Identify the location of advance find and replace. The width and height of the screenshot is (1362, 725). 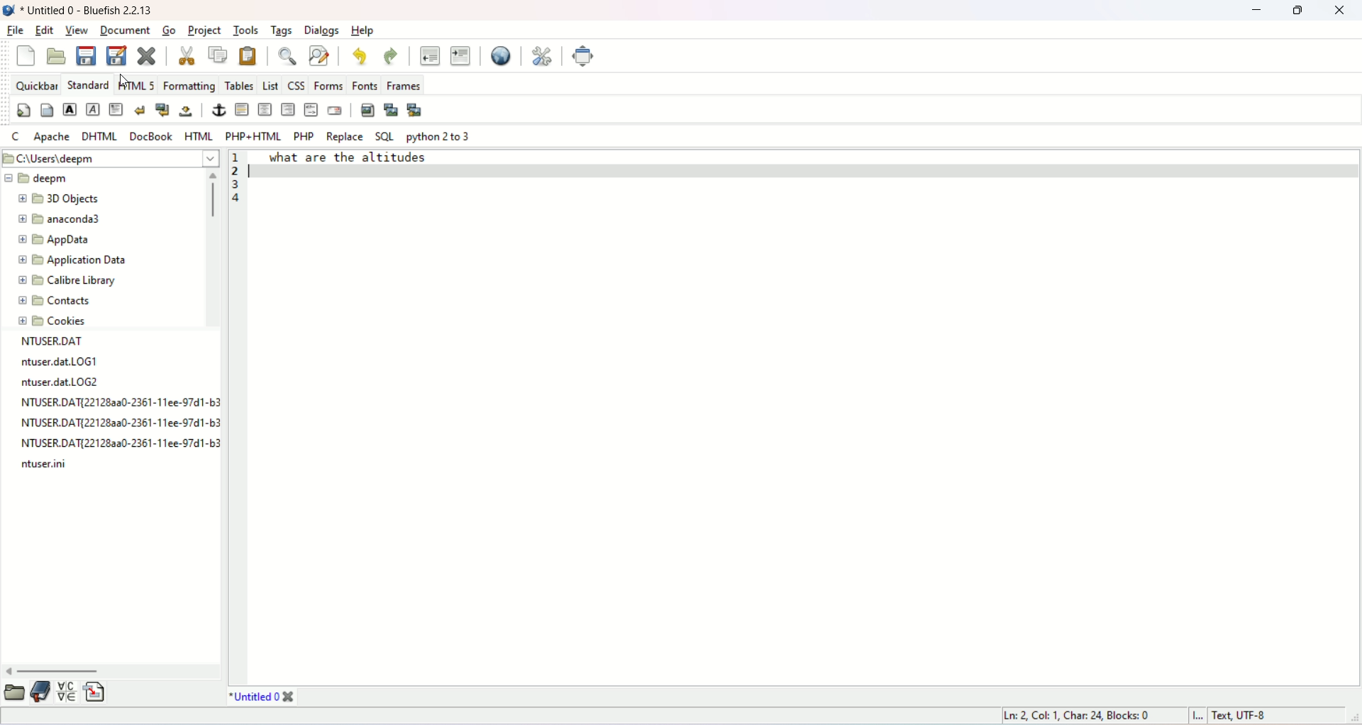
(319, 57).